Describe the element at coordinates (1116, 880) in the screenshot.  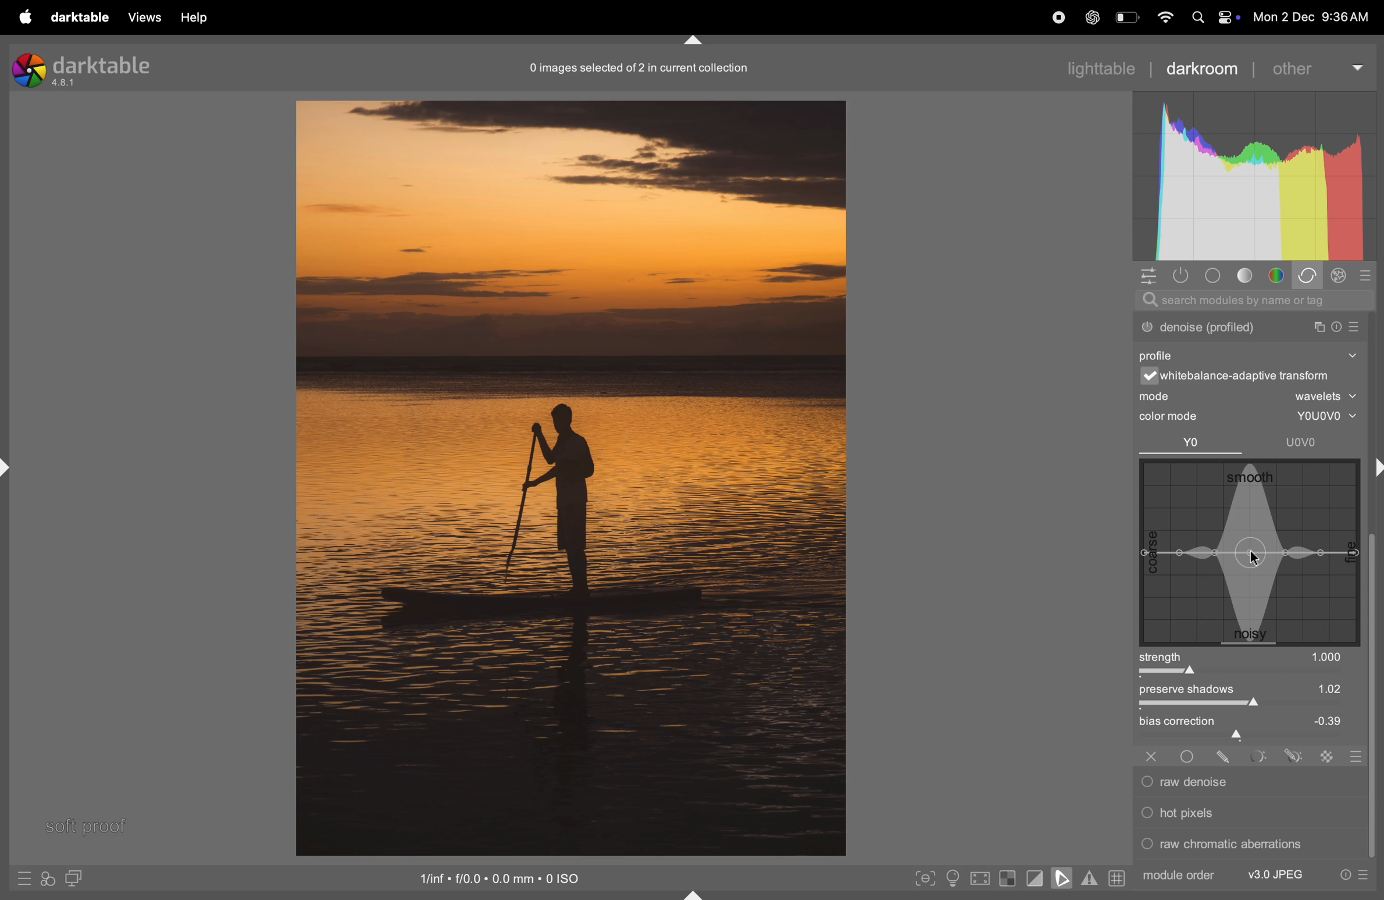
I see `grid` at that location.